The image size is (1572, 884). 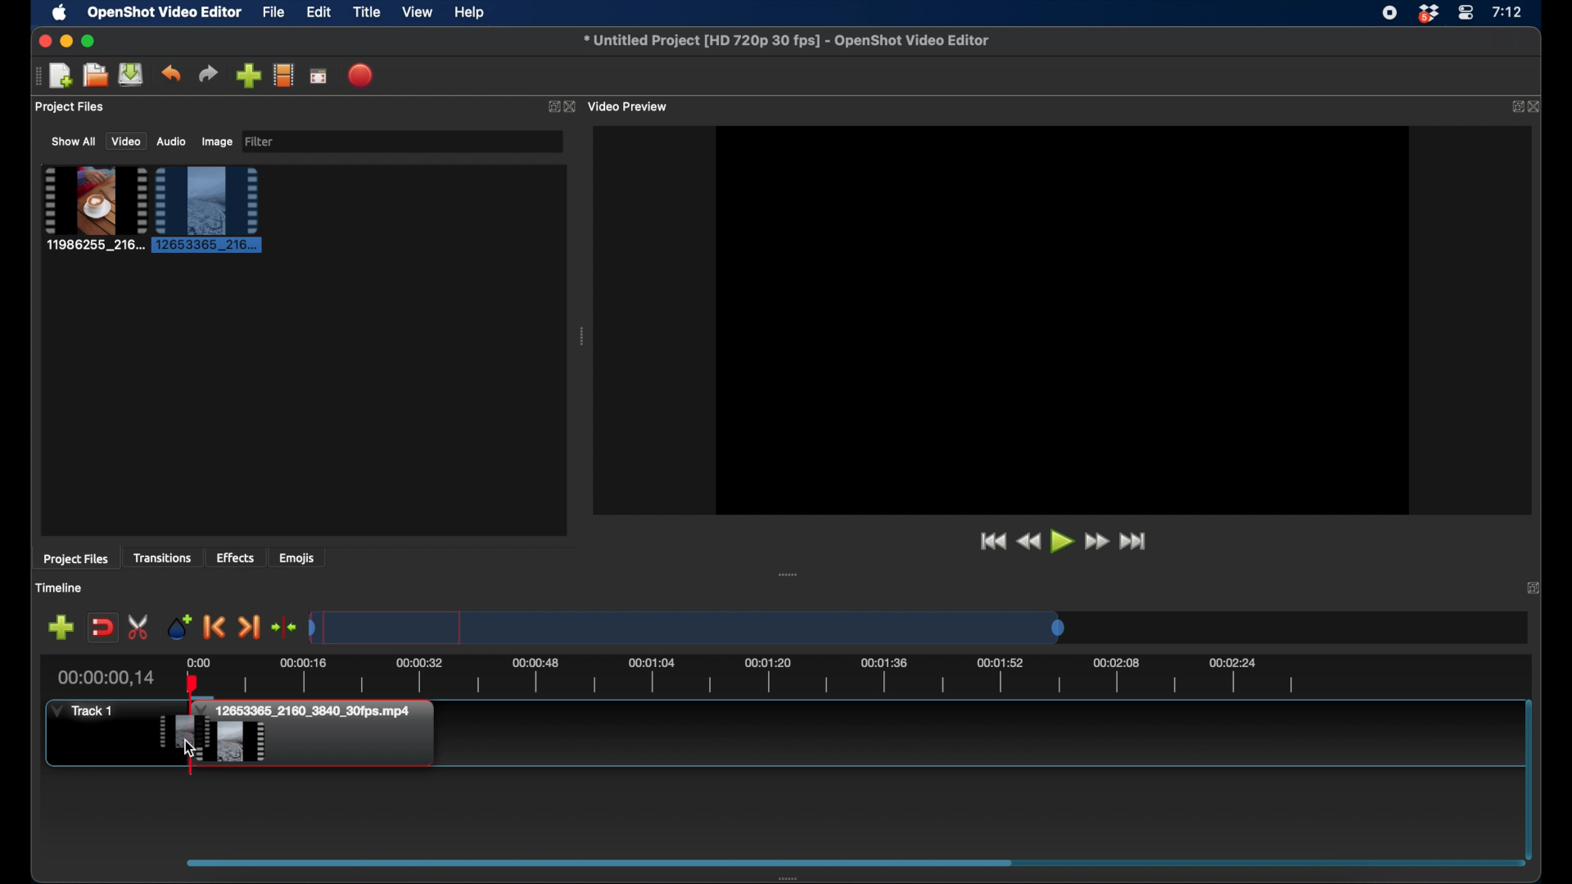 I want to click on fast forward, so click(x=1099, y=542).